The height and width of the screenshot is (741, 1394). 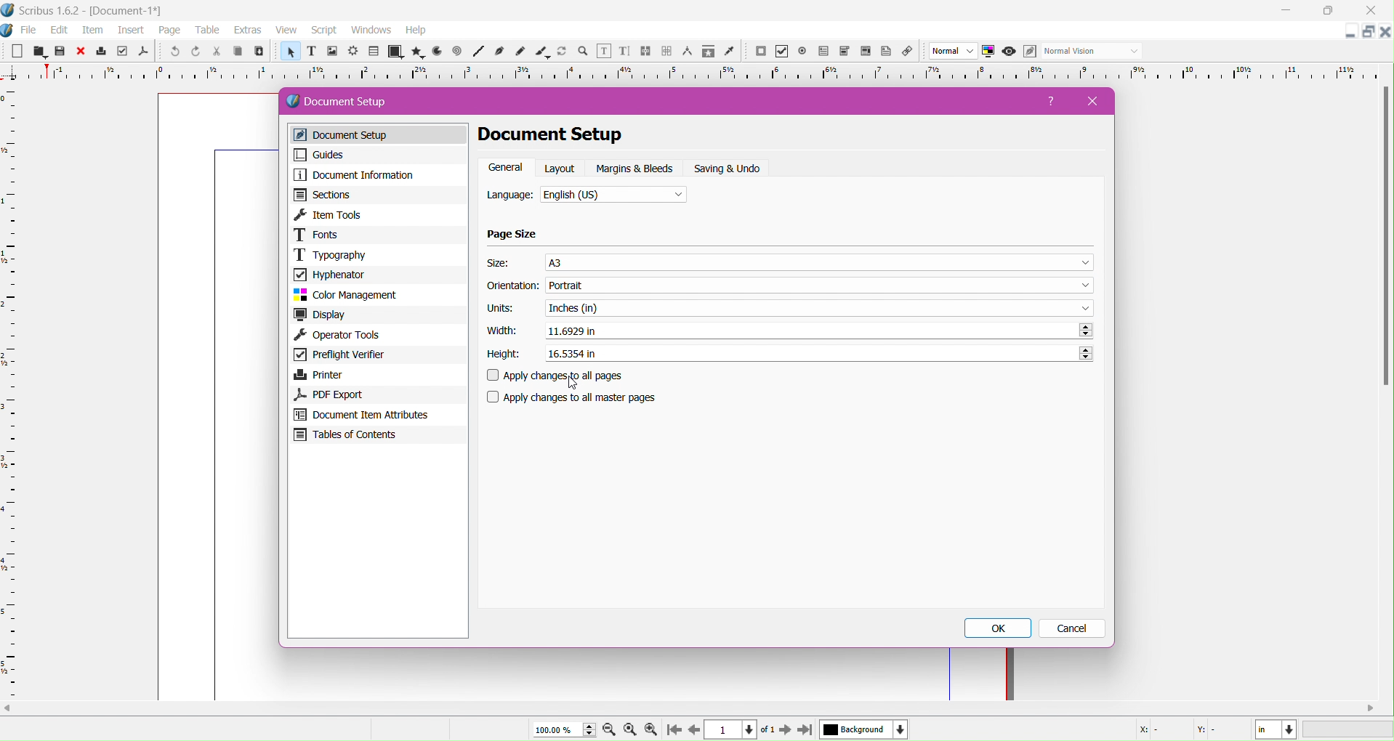 What do you see at coordinates (510, 196) in the screenshot?
I see `Language` at bounding box center [510, 196].